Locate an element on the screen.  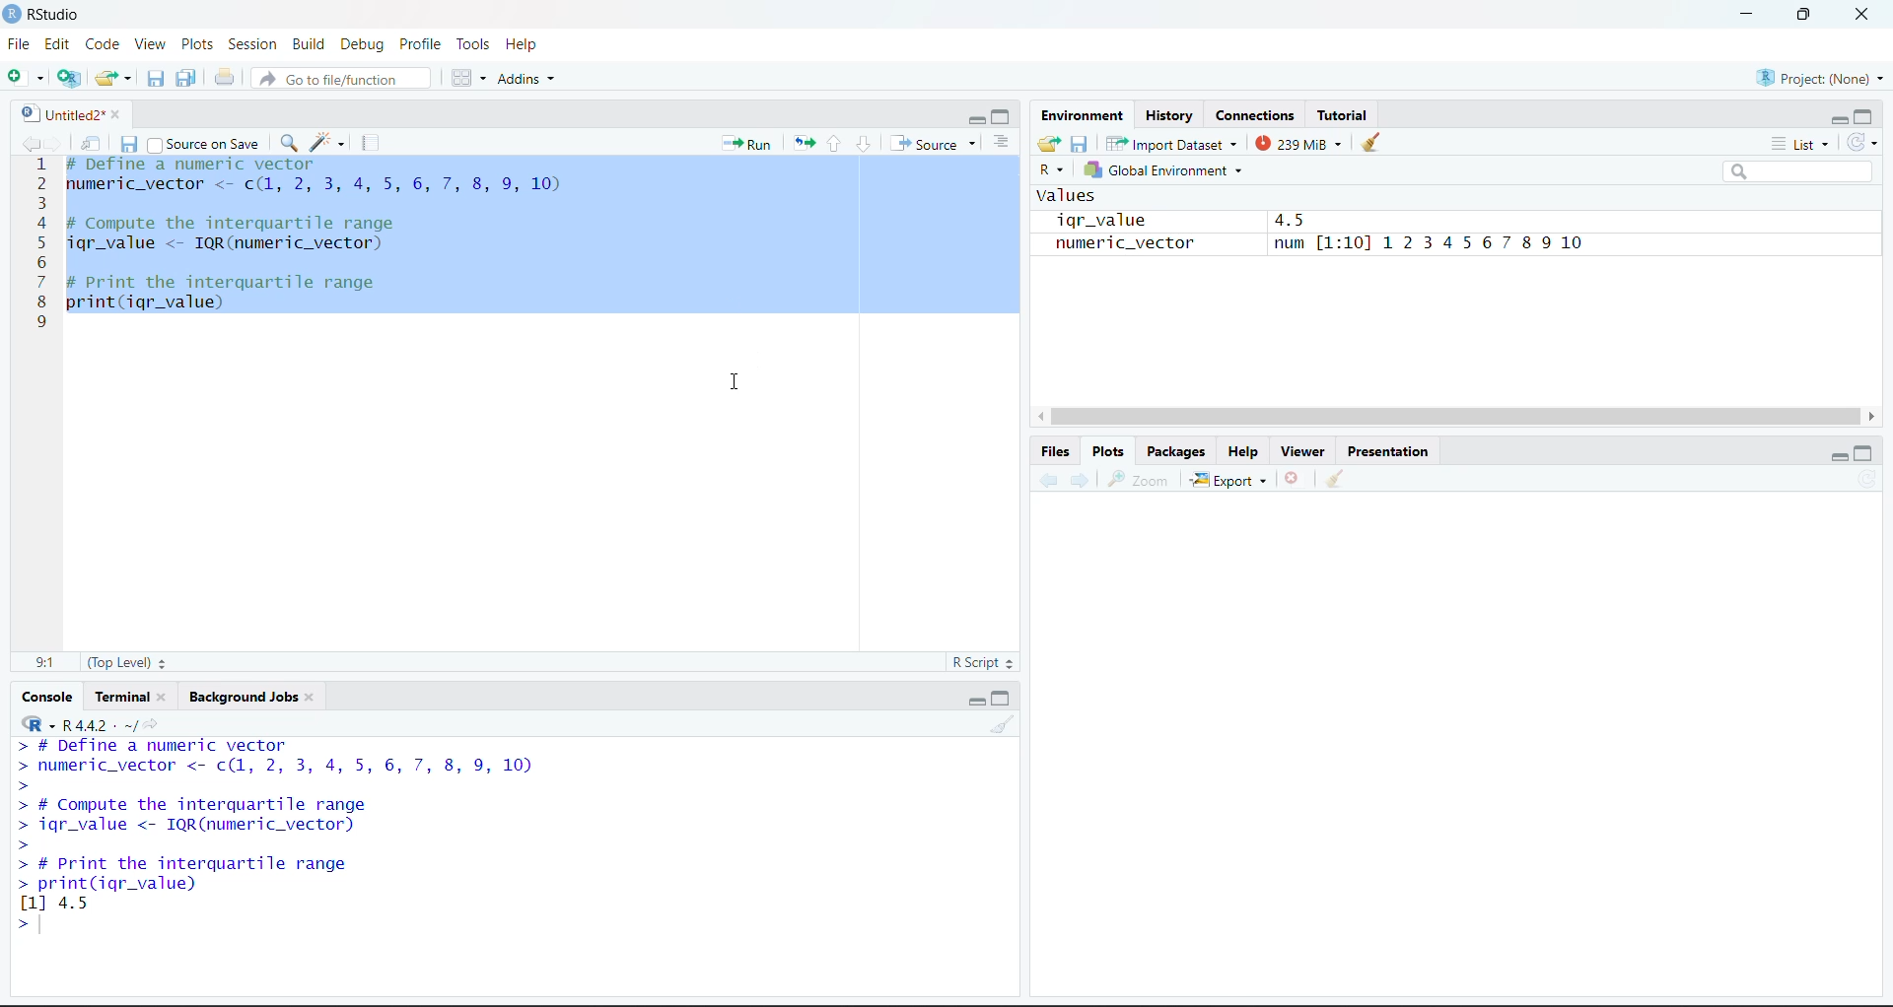
Maximize/Restore is located at coordinates (1803, 15).